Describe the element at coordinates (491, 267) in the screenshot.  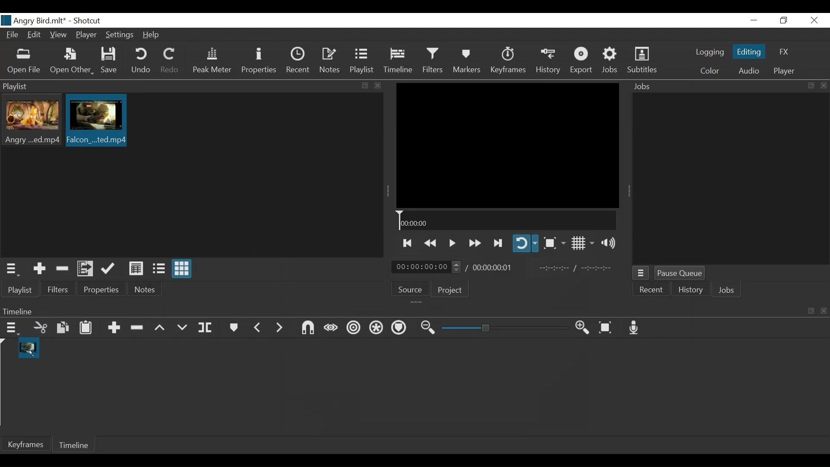
I see `Total Duration ` at that location.